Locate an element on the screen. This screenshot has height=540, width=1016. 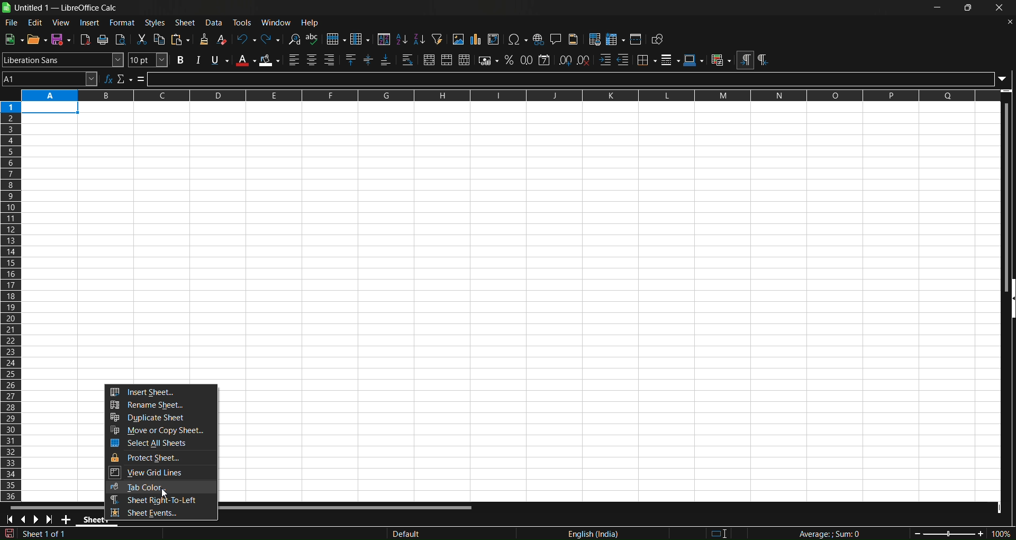
remove decimal place is located at coordinates (584, 59).